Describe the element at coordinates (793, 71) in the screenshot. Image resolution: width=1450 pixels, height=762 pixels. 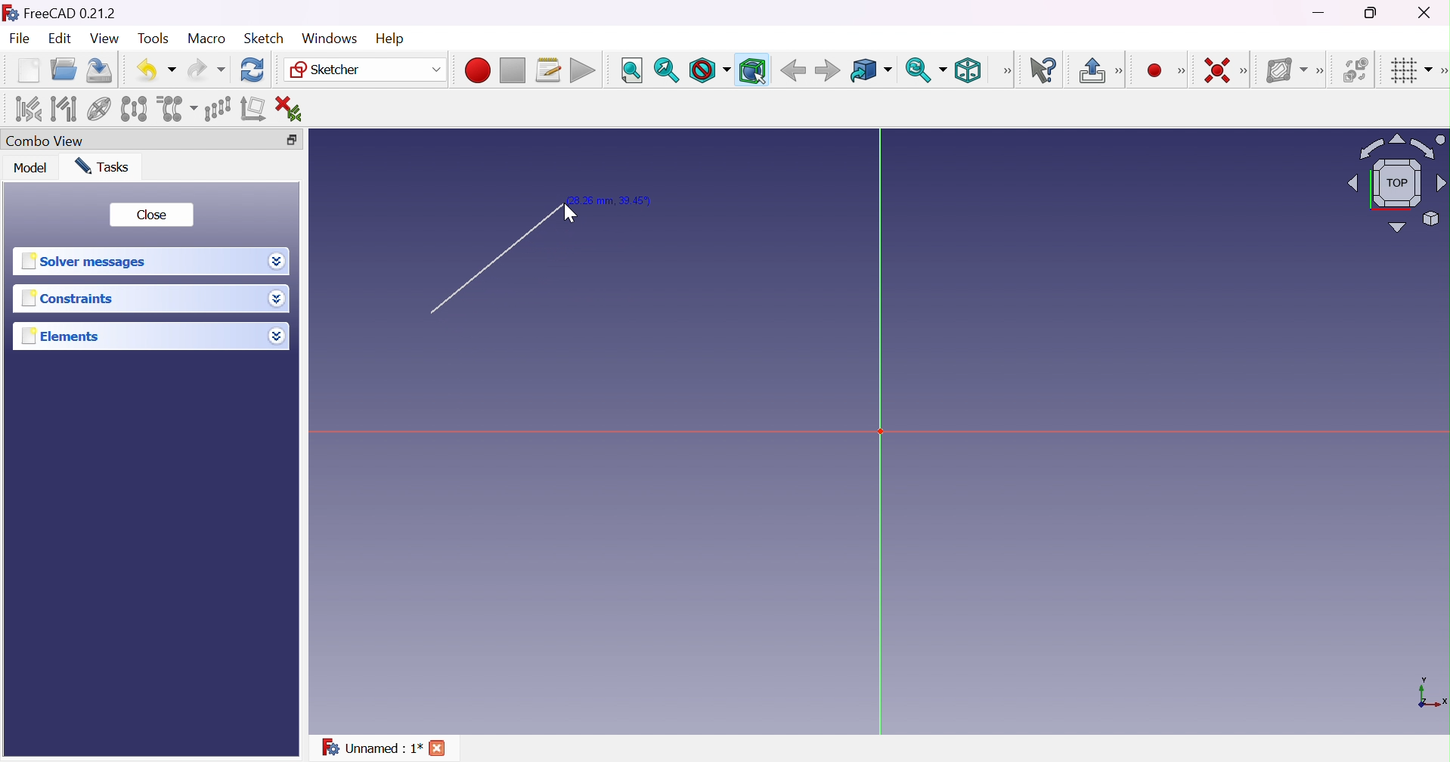
I see `Back` at that location.